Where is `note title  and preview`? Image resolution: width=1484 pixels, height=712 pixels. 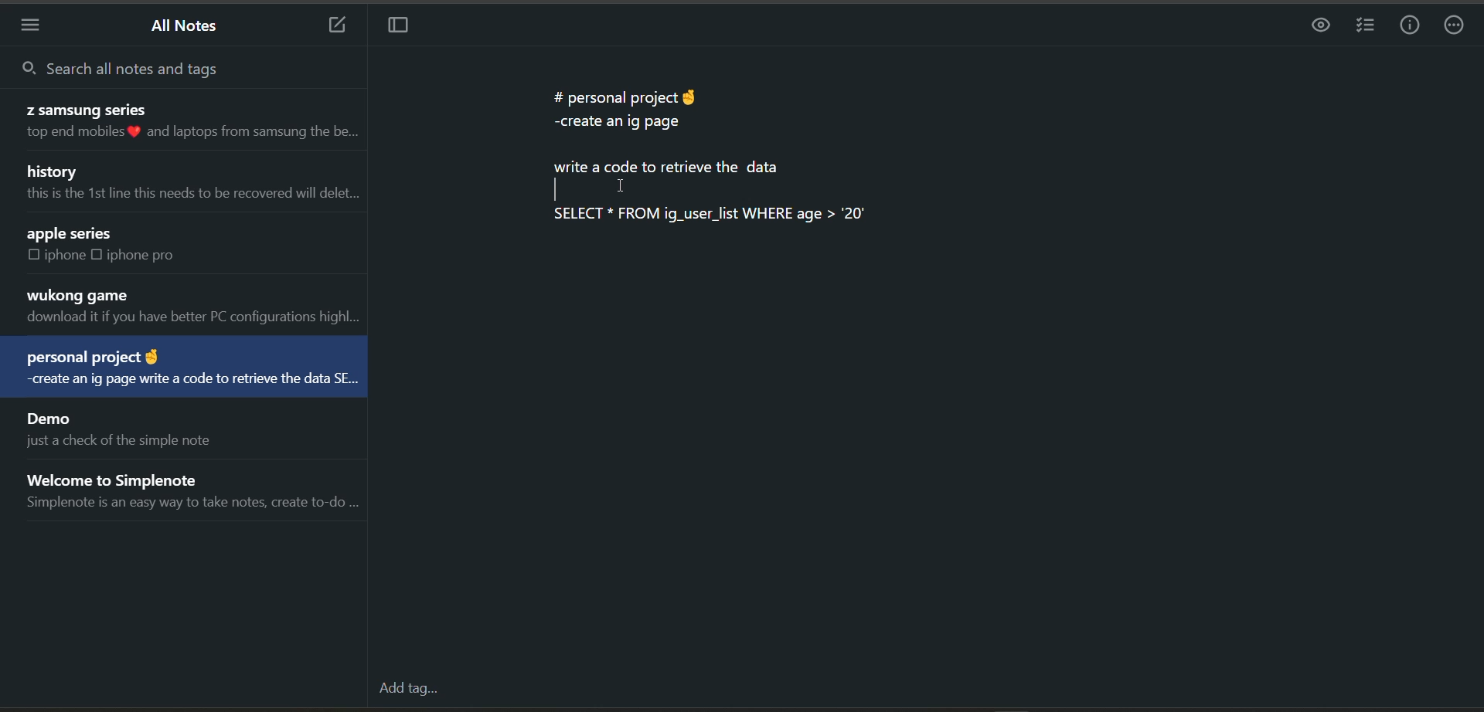
note title  and preview is located at coordinates (181, 123).